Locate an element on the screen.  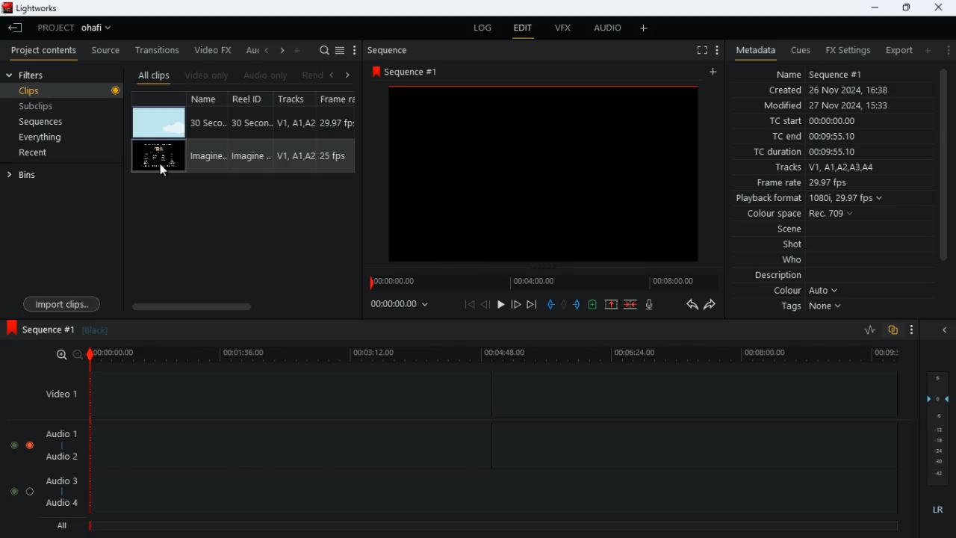
colour is located at coordinates (804, 292).